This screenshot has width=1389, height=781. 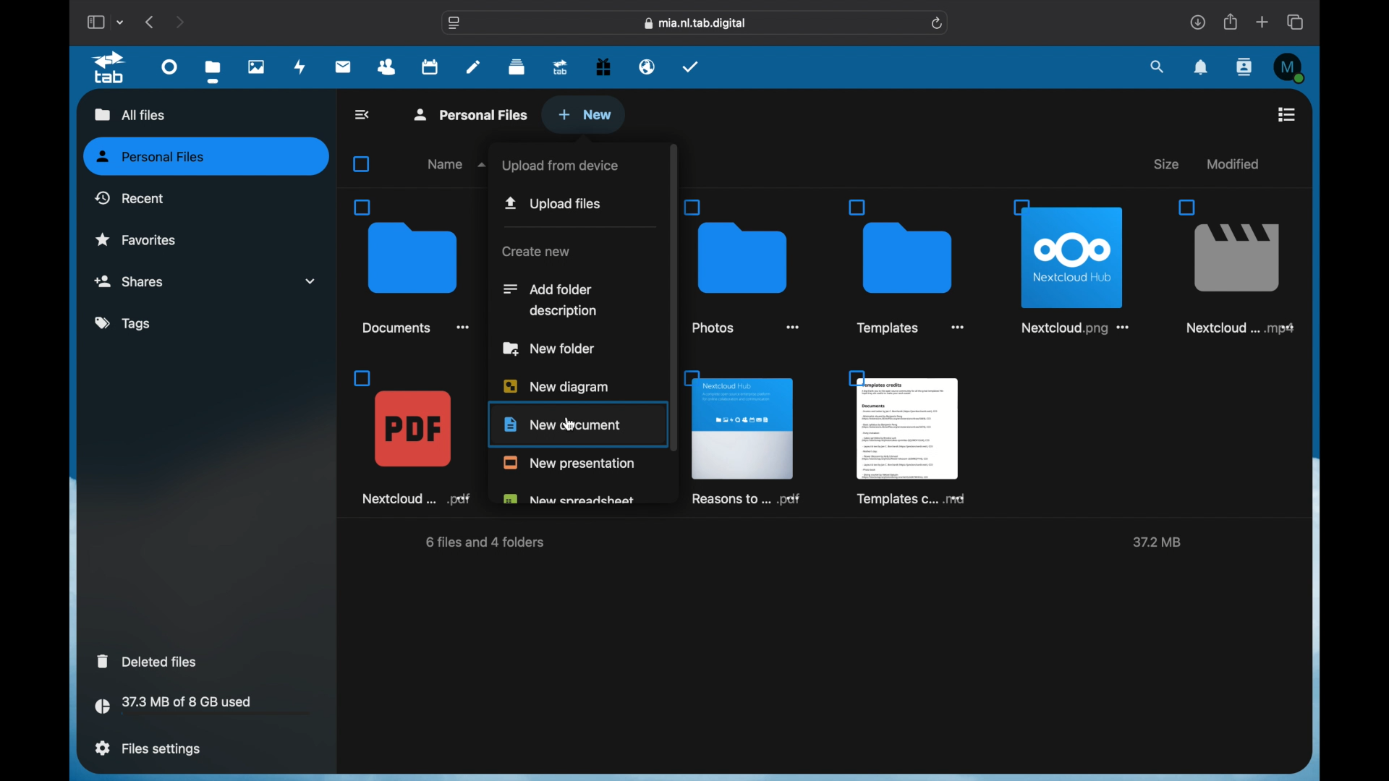 What do you see at coordinates (569, 499) in the screenshot?
I see `new spreadsheet` at bounding box center [569, 499].